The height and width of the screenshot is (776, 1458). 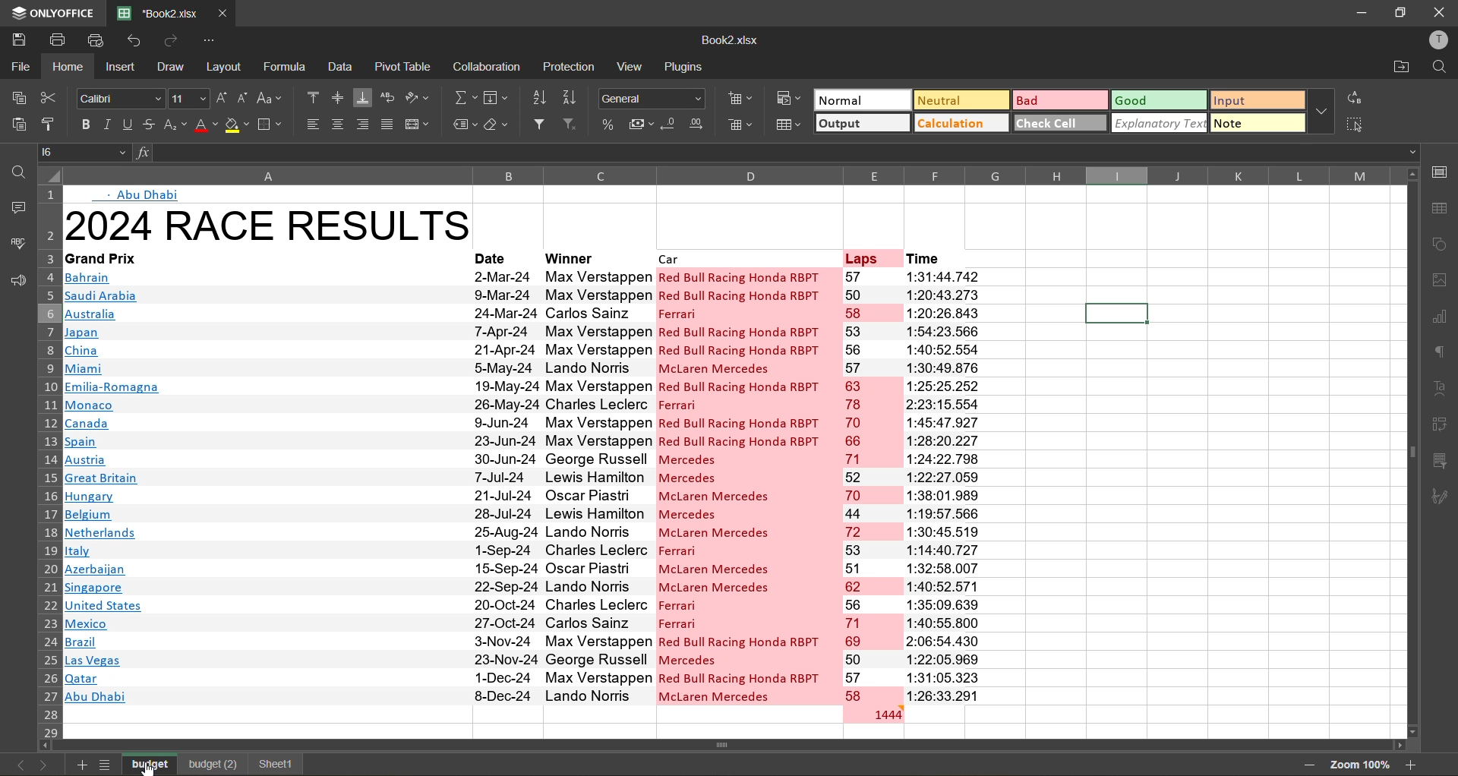 What do you see at coordinates (701, 125) in the screenshot?
I see `increase decimal` at bounding box center [701, 125].